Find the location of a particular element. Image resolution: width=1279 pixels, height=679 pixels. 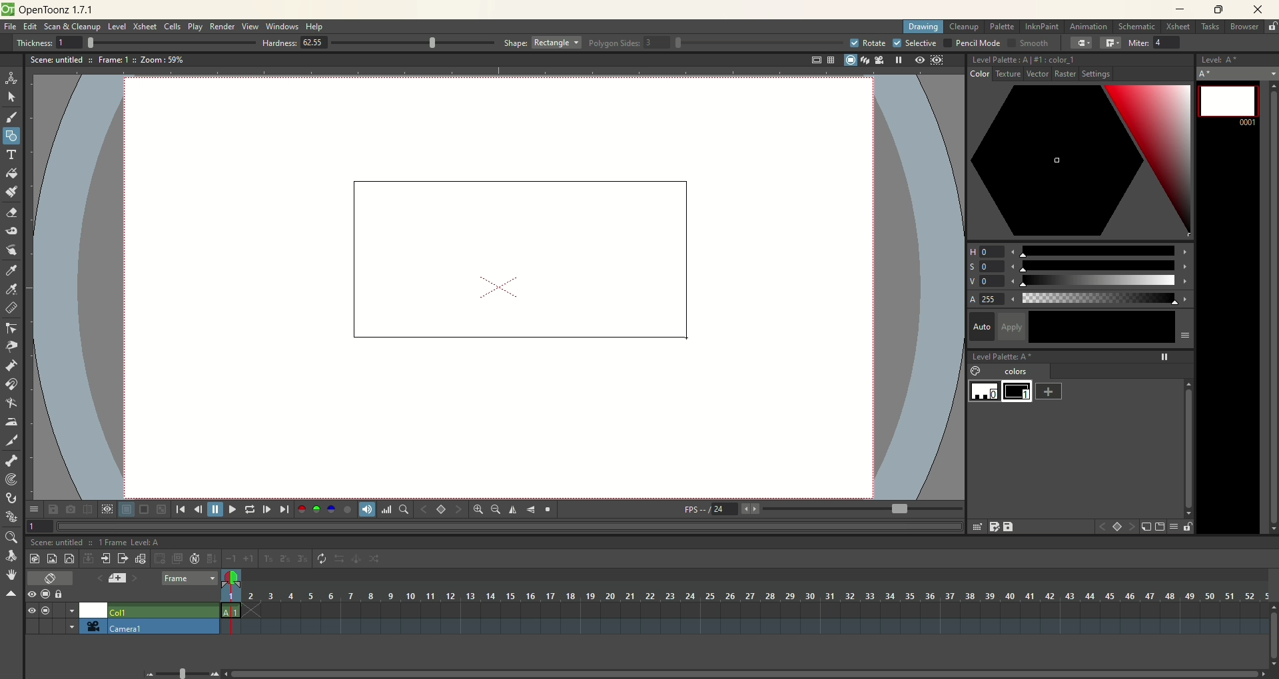

camera1 is located at coordinates (163, 626).